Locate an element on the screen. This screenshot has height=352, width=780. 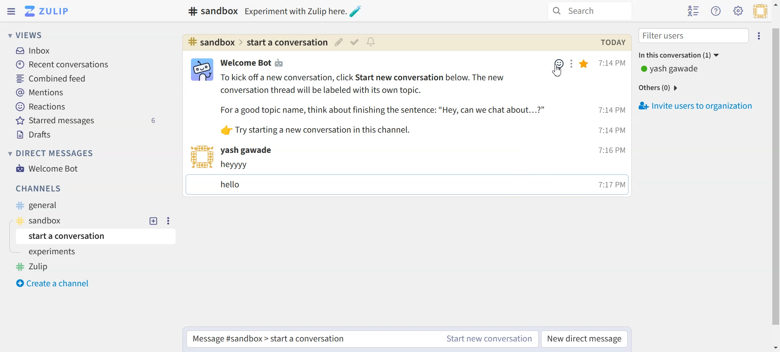
Zulip Tag is located at coordinates (36, 266).